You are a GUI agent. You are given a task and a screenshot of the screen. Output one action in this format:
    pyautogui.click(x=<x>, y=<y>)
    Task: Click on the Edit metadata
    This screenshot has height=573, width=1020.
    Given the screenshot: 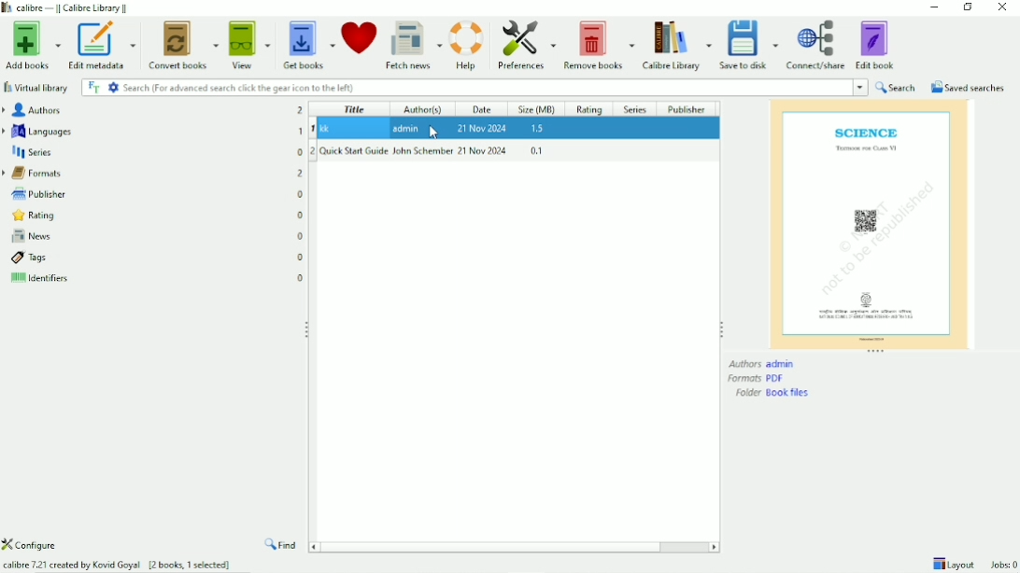 What is the action you would take?
    pyautogui.click(x=103, y=46)
    